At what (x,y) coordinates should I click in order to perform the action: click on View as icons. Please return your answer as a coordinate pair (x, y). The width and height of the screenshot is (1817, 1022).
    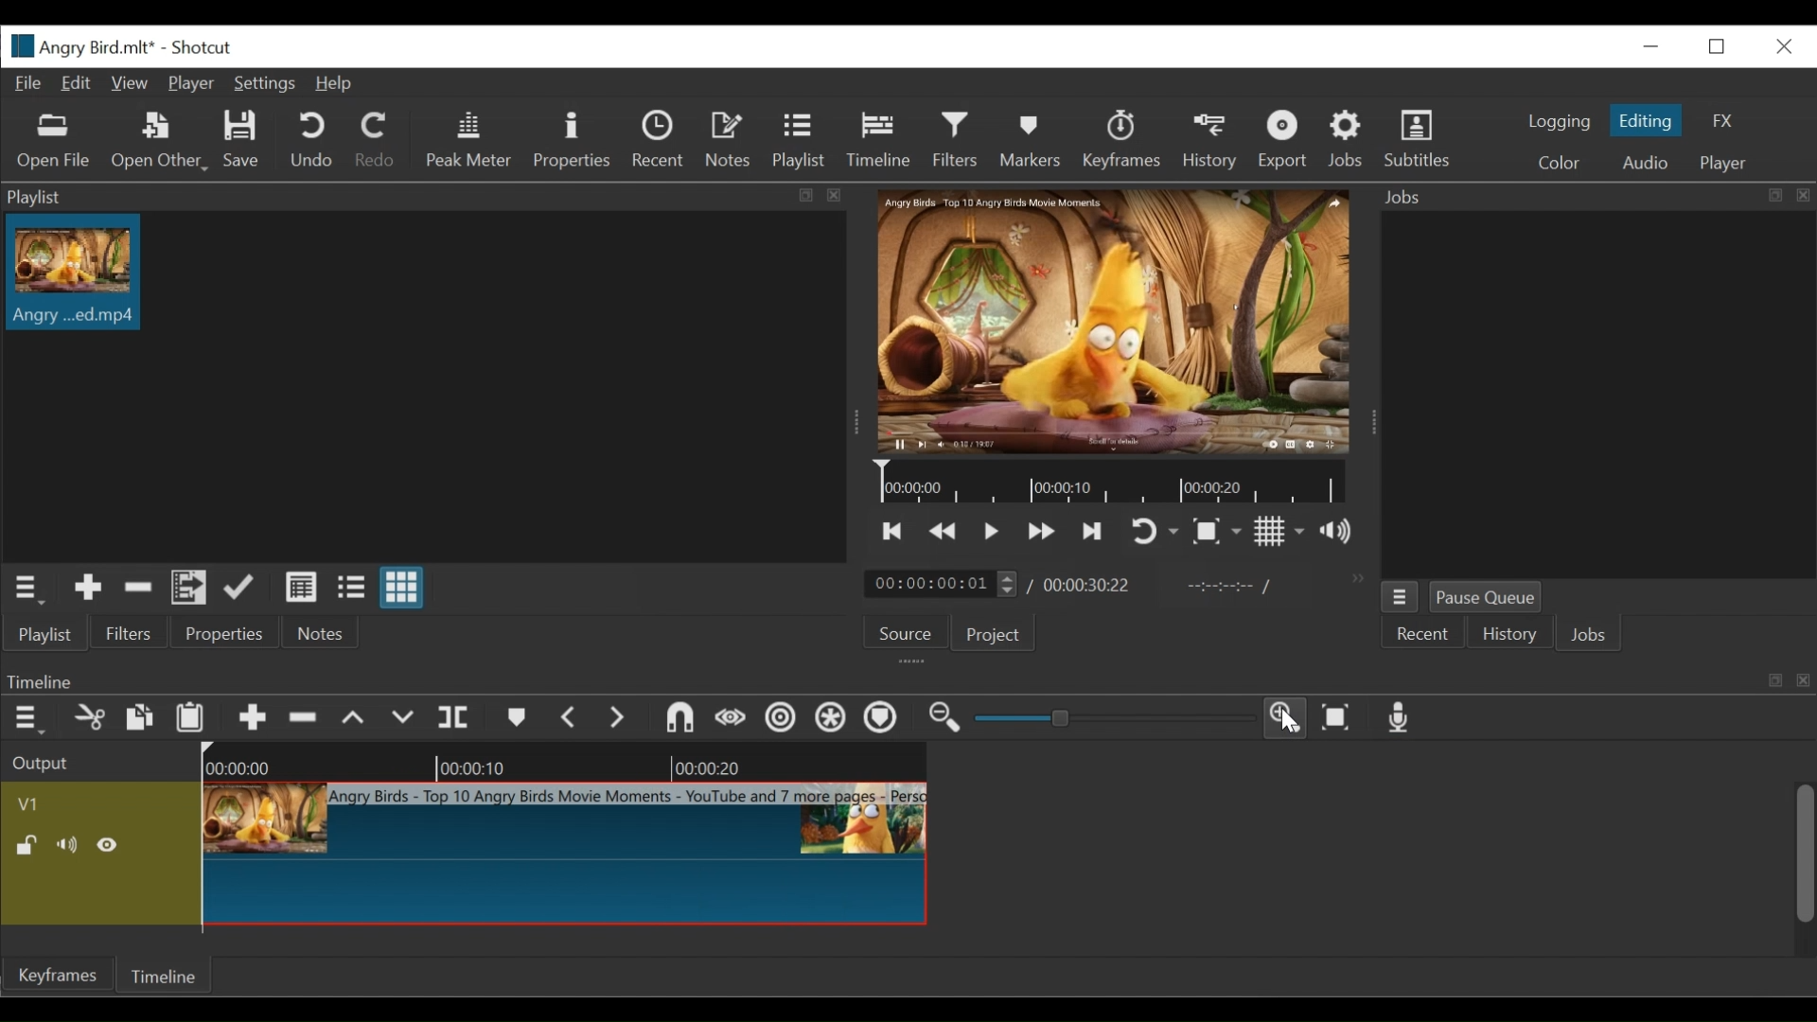
    Looking at the image, I should click on (400, 589).